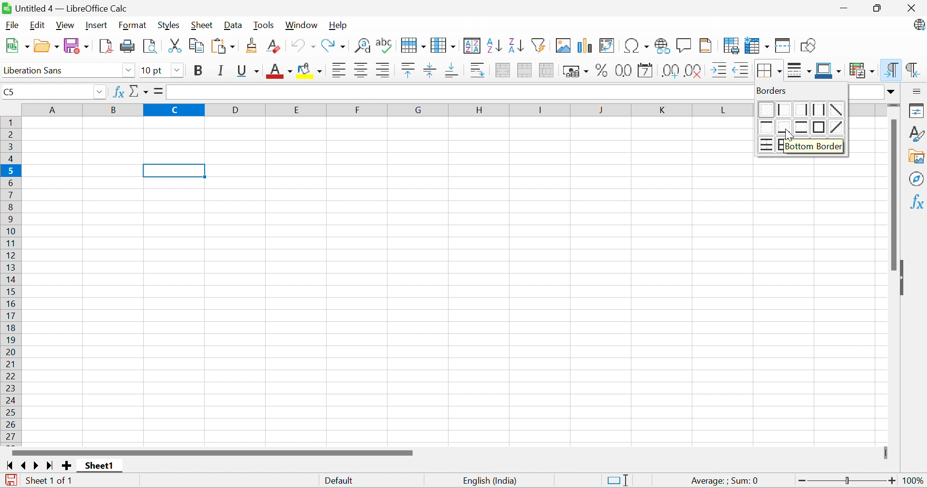 Image resolution: width=927 pixels, height=488 pixels. I want to click on Align bottom, so click(454, 70).